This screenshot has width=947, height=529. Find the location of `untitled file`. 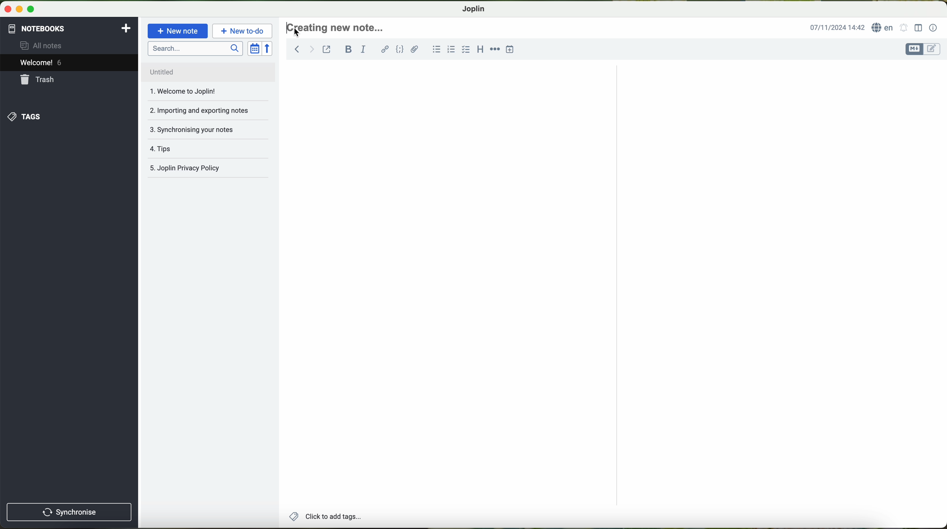

untitled file is located at coordinates (205, 71).